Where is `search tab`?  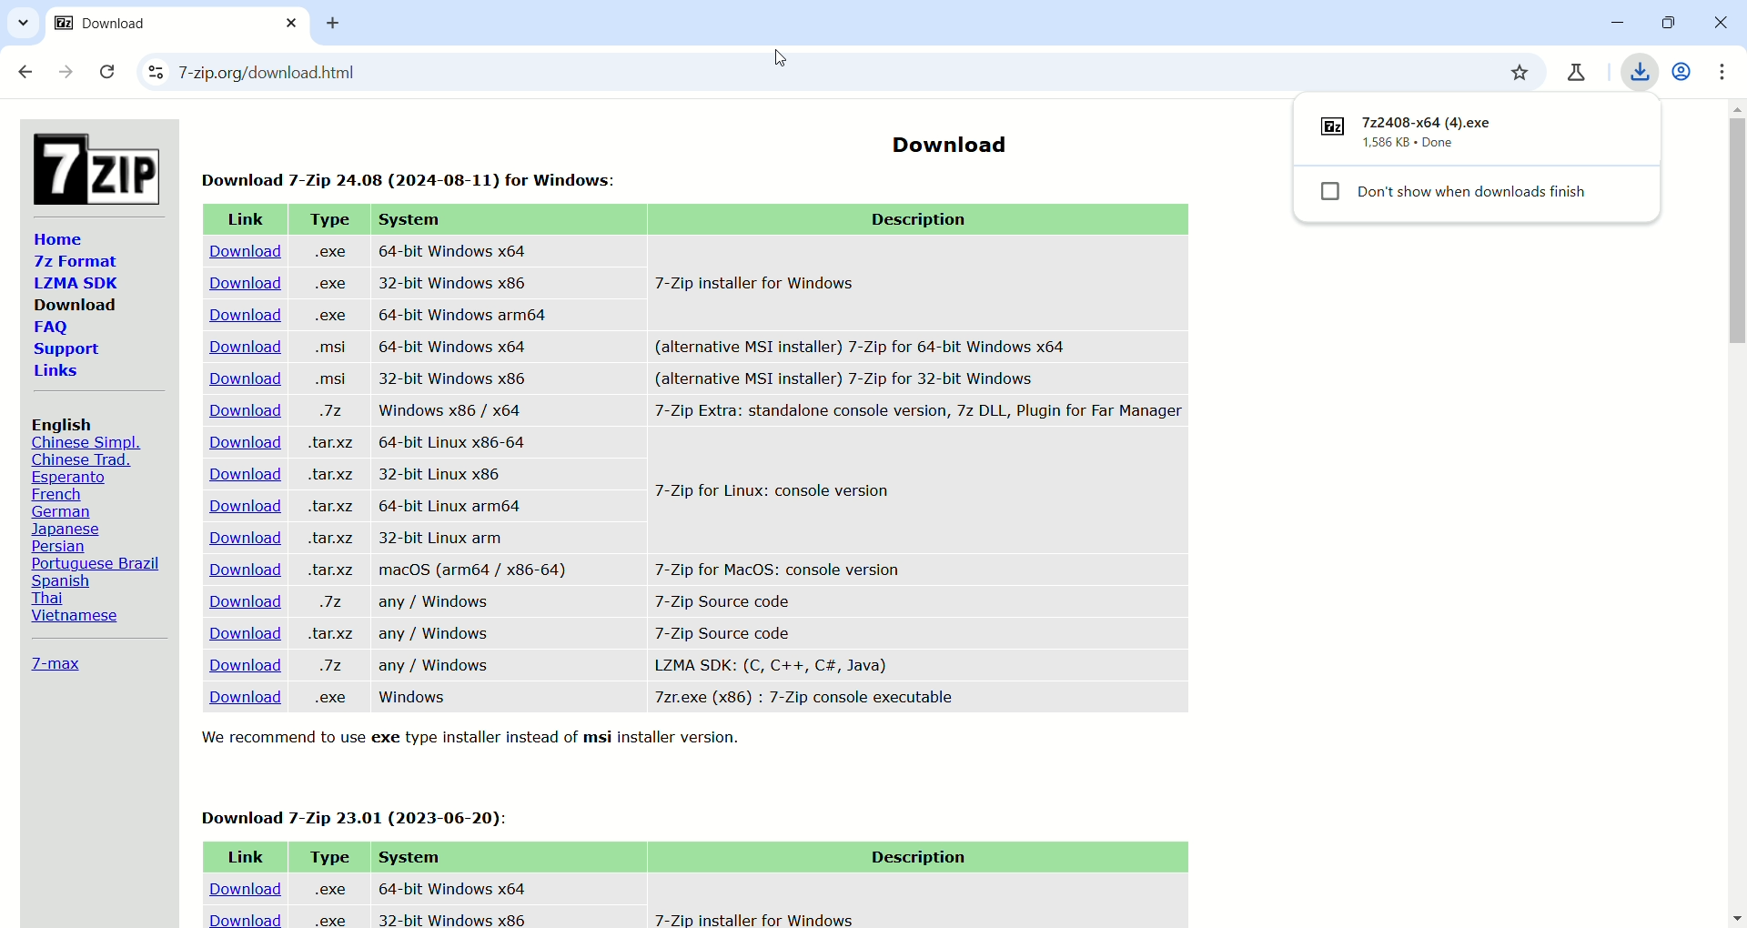 search tab is located at coordinates (24, 25).